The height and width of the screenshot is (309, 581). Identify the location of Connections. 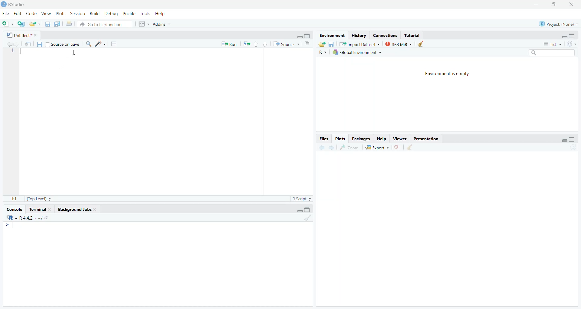
(387, 35).